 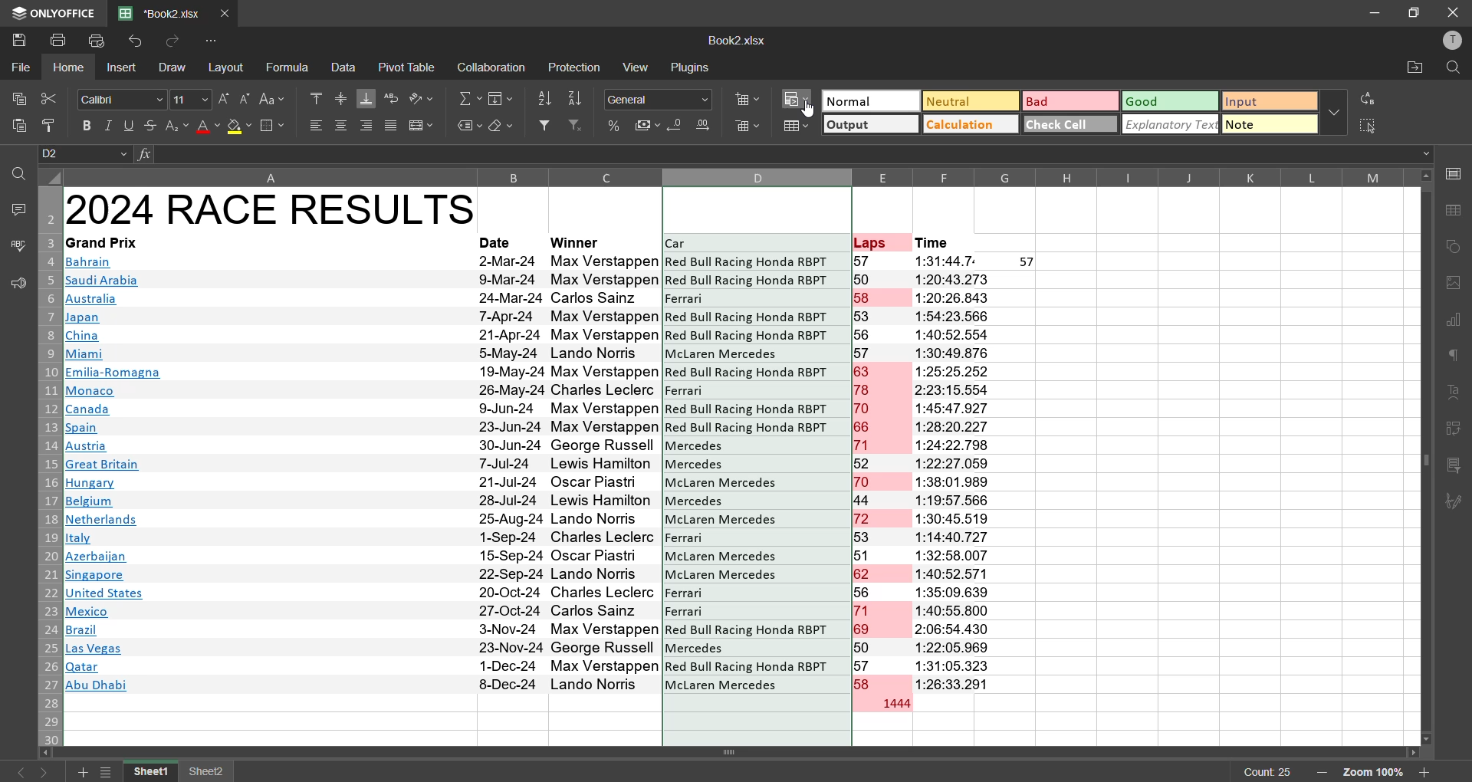 What do you see at coordinates (956, 472) in the screenshot?
I see `time` at bounding box center [956, 472].